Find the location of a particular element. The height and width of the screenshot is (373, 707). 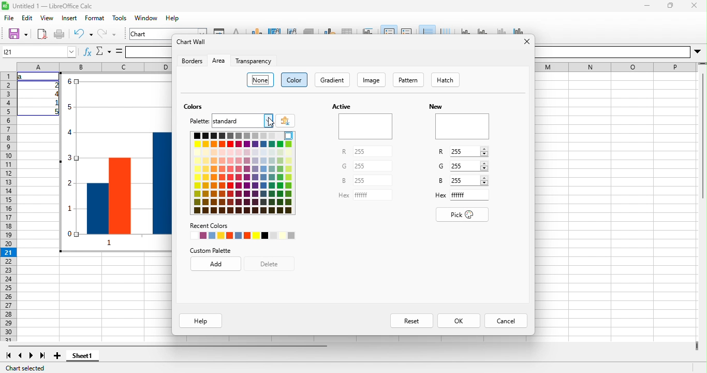

column headings is located at coordinates (94, 67).